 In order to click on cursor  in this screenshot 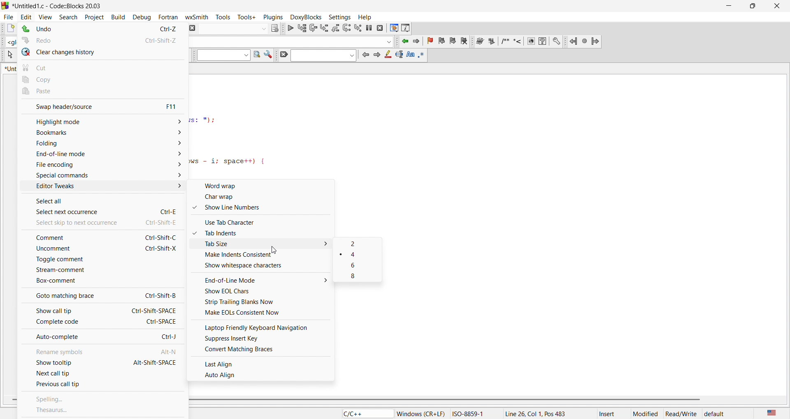, I will do `click(278, 247)`.